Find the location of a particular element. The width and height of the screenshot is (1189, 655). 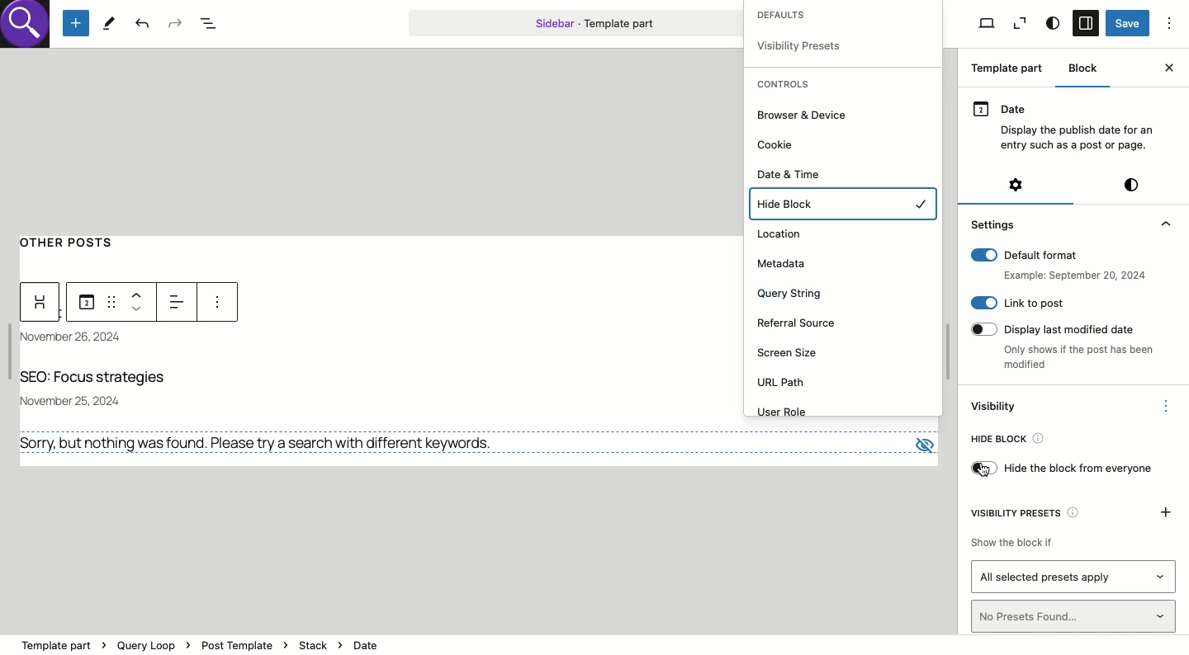

Date is located at coordinates (1067, 125).